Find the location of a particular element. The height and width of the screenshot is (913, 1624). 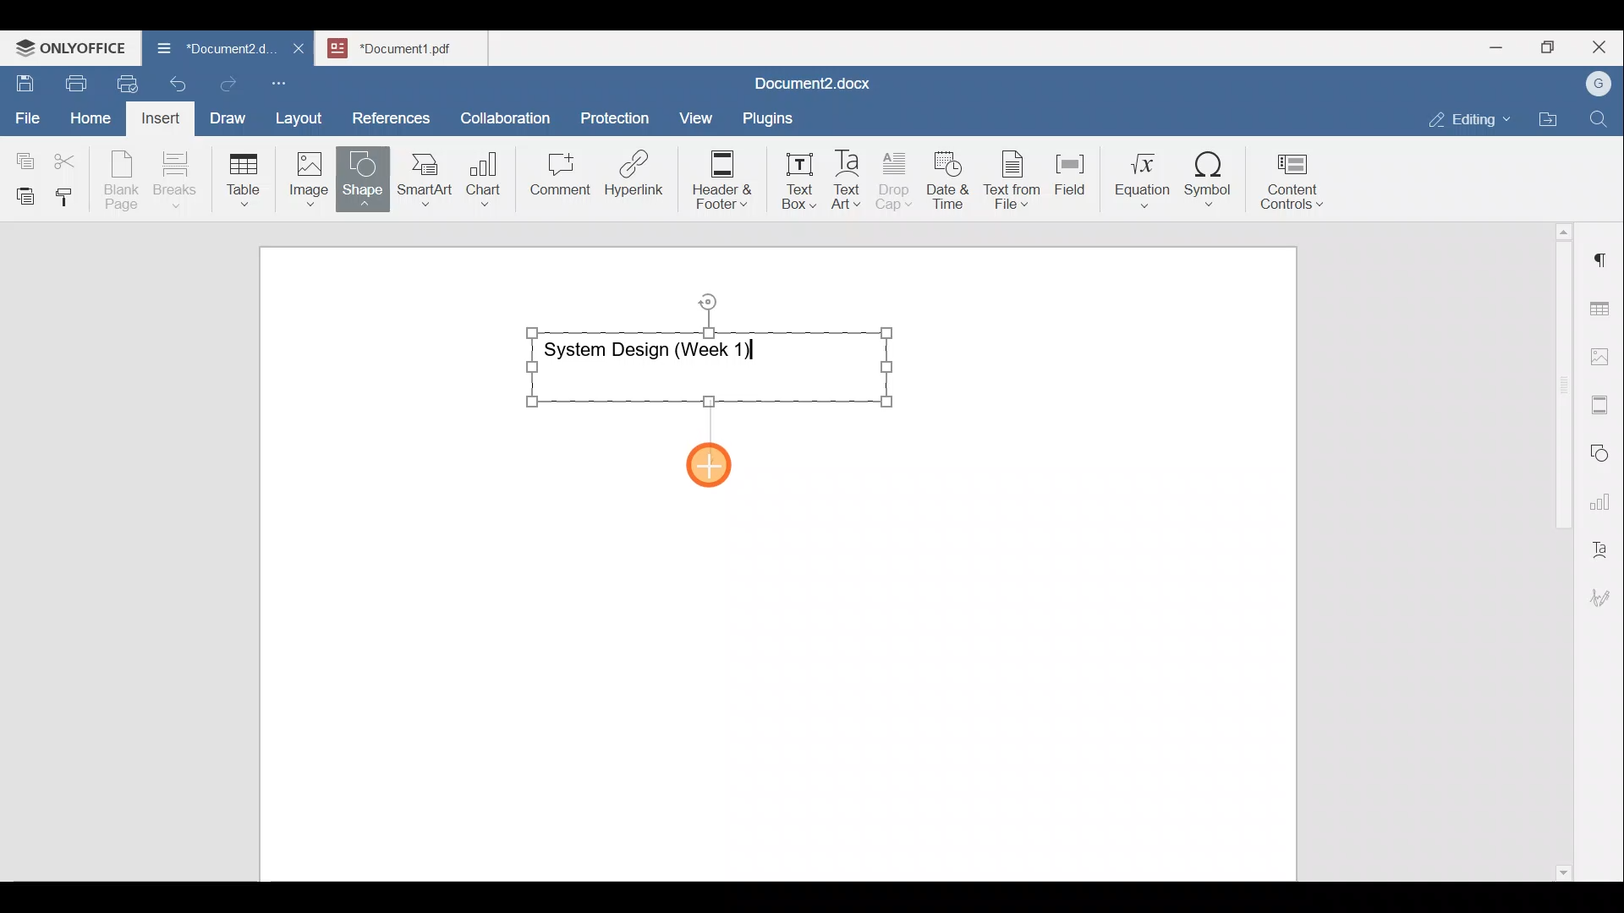

Close is located at coordinates (1602, 48).